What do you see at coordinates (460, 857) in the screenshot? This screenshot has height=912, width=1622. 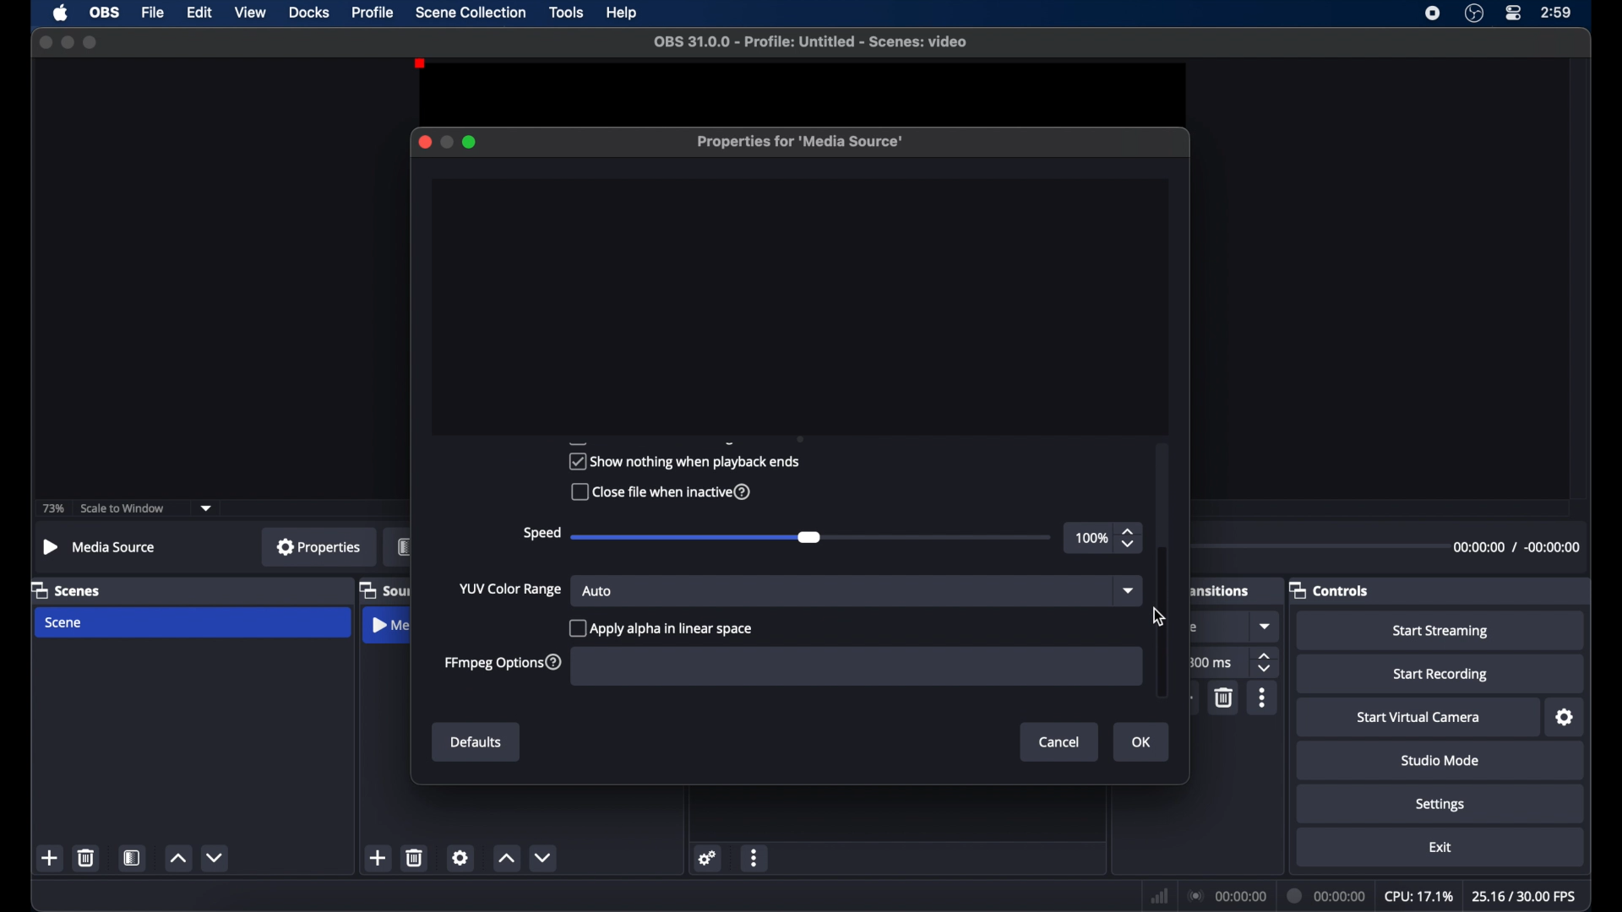 I see `settings` at bounding box center [460, 857].